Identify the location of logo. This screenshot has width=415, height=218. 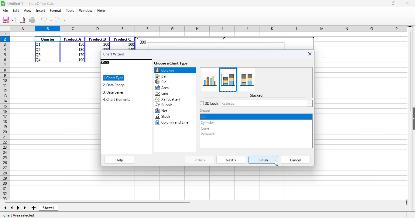
(3, 3).